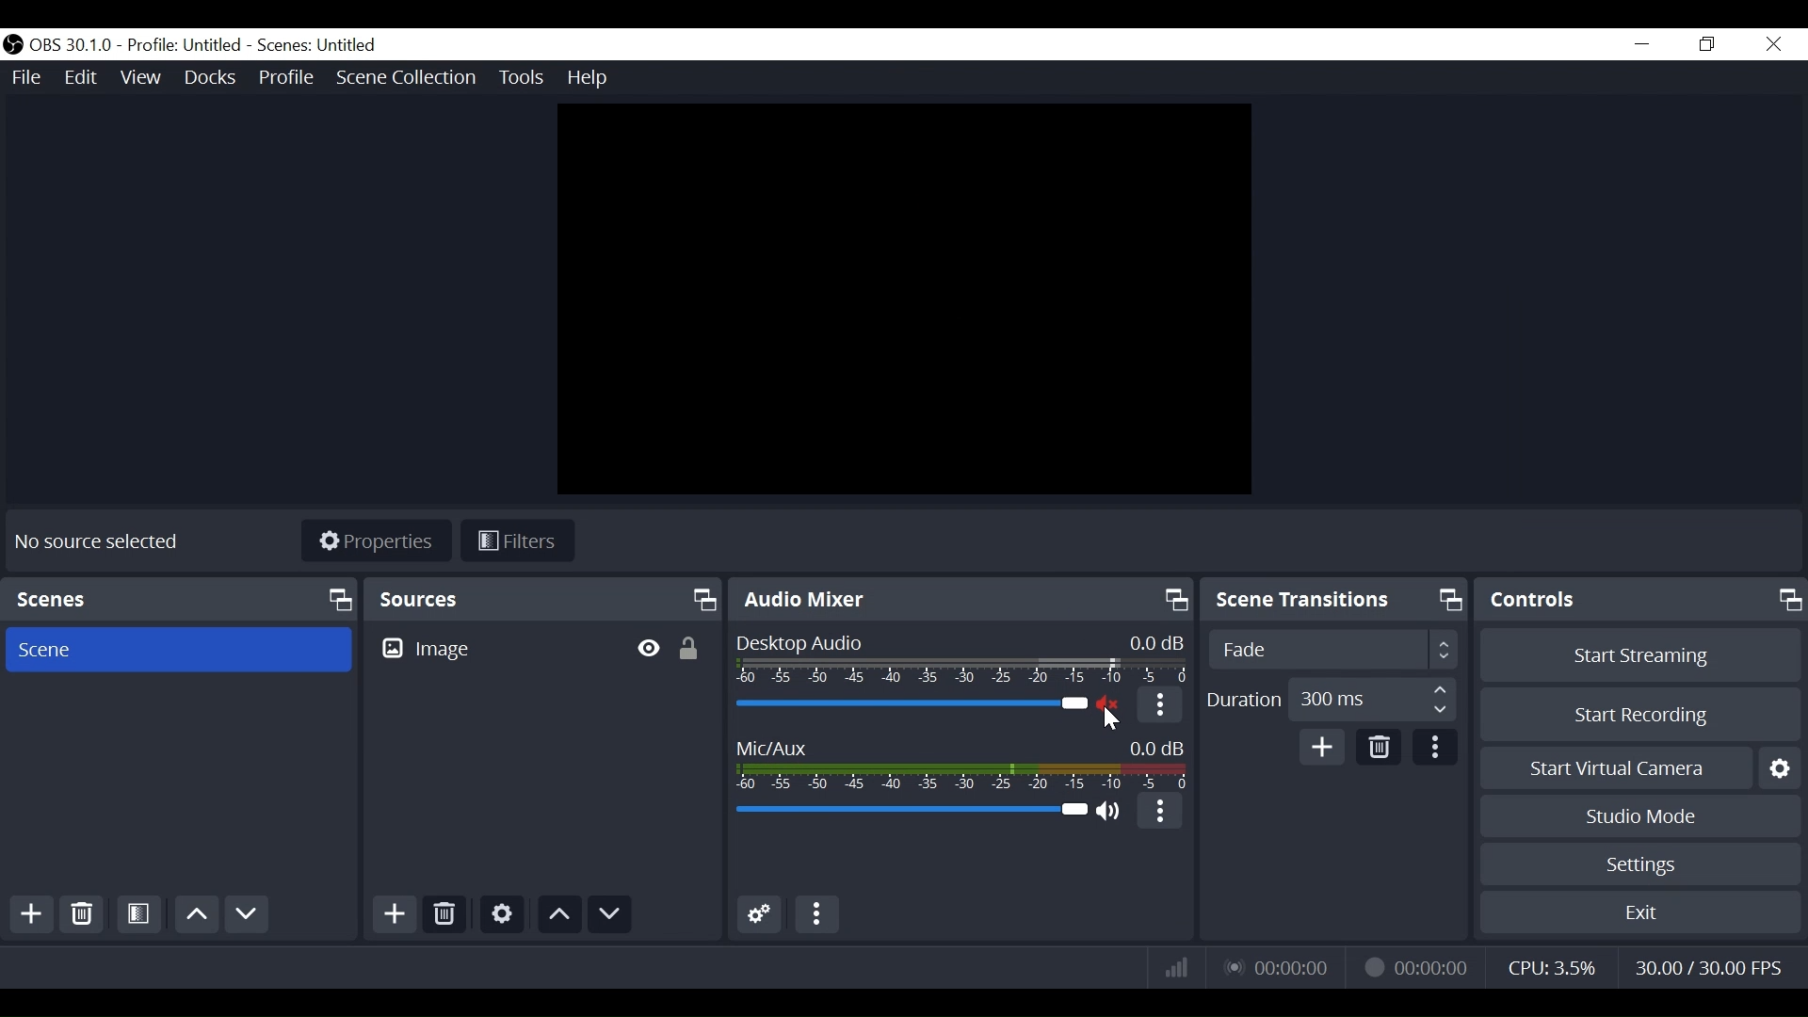  Describe the element at coordinates (1380, 748) in the screenshot. I see `Delete` at that location.